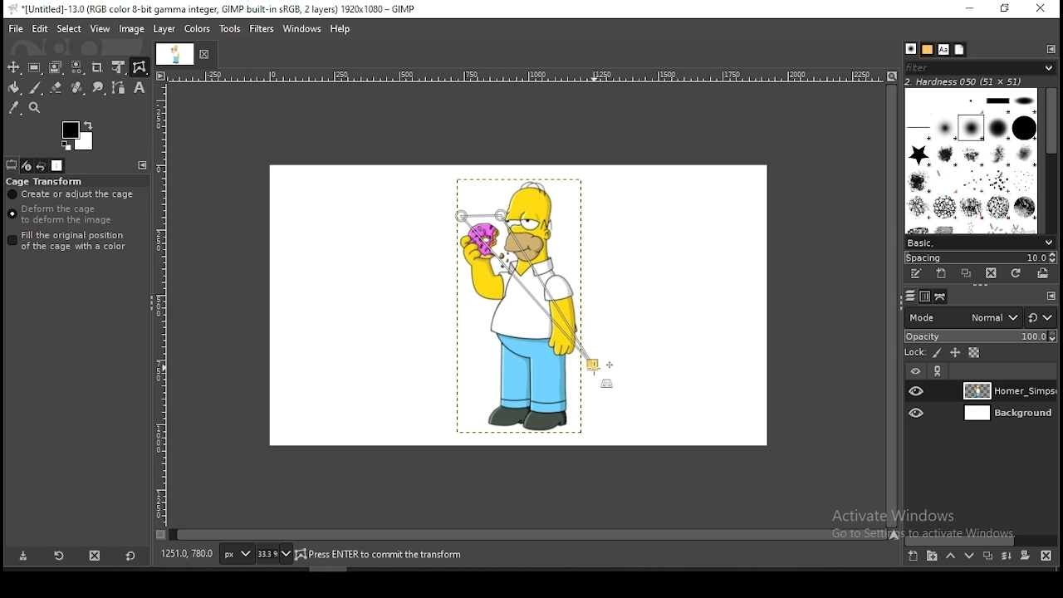 Image resolution: width=1063 pixels, height=598 pixels. What do you see at coordinates (927, 50) in the screenshot?
I see `patterns` at bounding box center [927, 50].